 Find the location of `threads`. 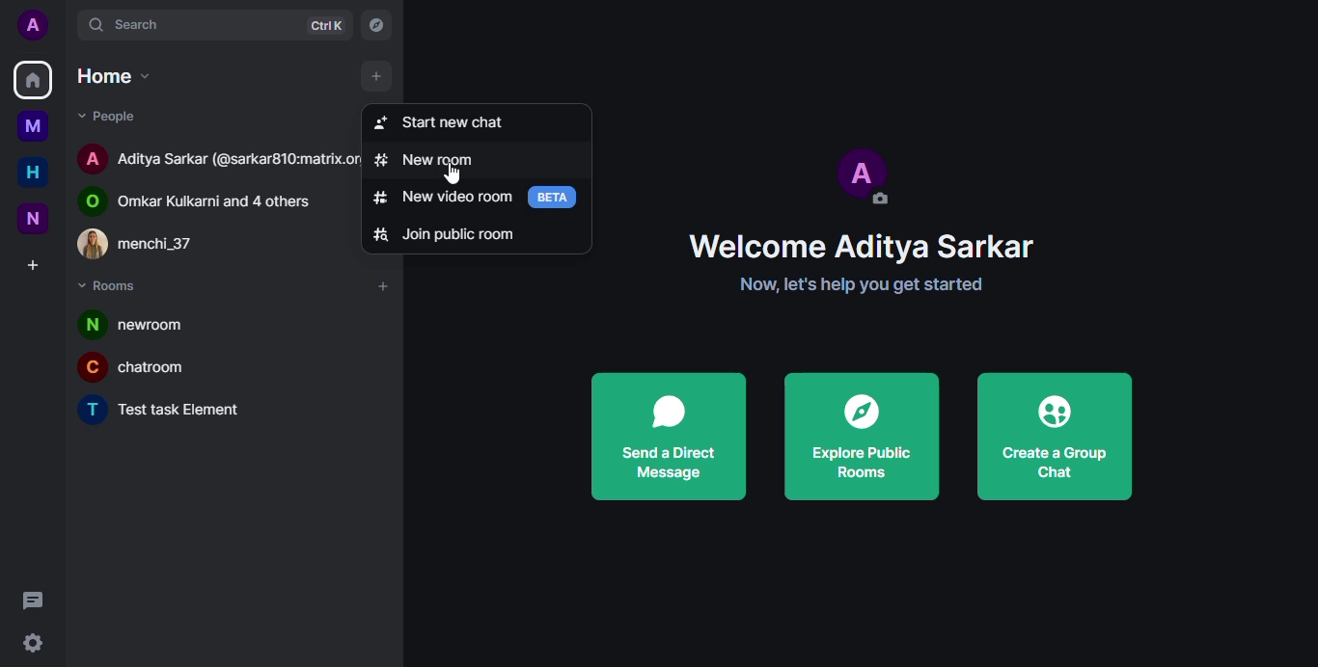

threads is located at coordinates (33, 600).